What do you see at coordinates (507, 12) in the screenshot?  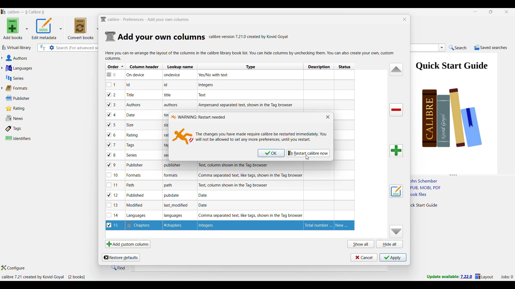 I see `Close interface` at bounding box center [507, 12].